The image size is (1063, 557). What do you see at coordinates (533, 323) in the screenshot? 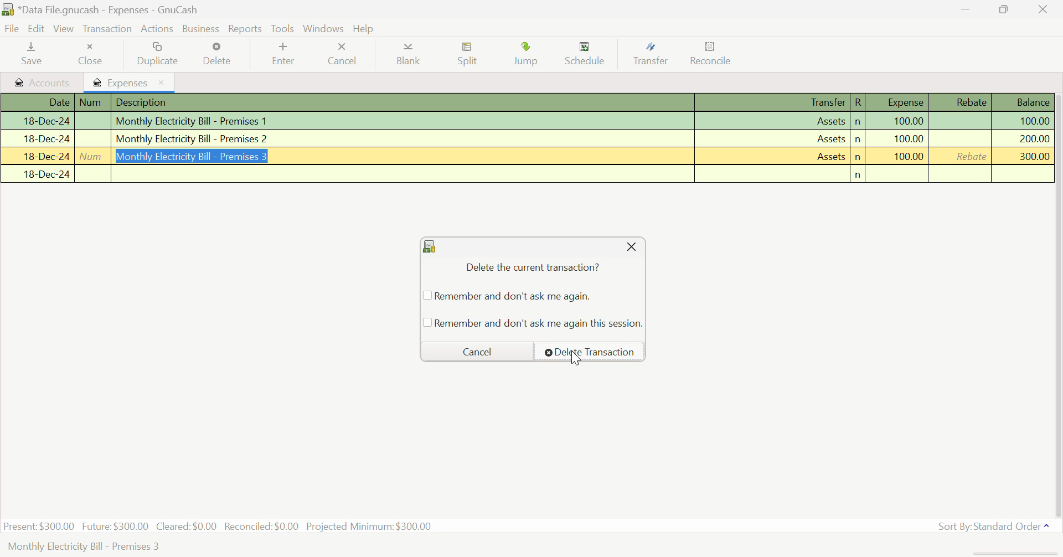
I see `Remember and don't ask me again this session.` at bounding box center [533, 323].